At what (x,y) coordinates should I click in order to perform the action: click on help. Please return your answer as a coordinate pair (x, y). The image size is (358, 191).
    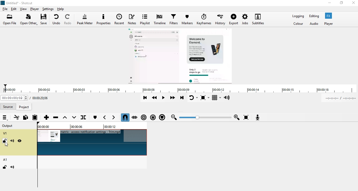
    Looking at the image, I should click on (65, 9).